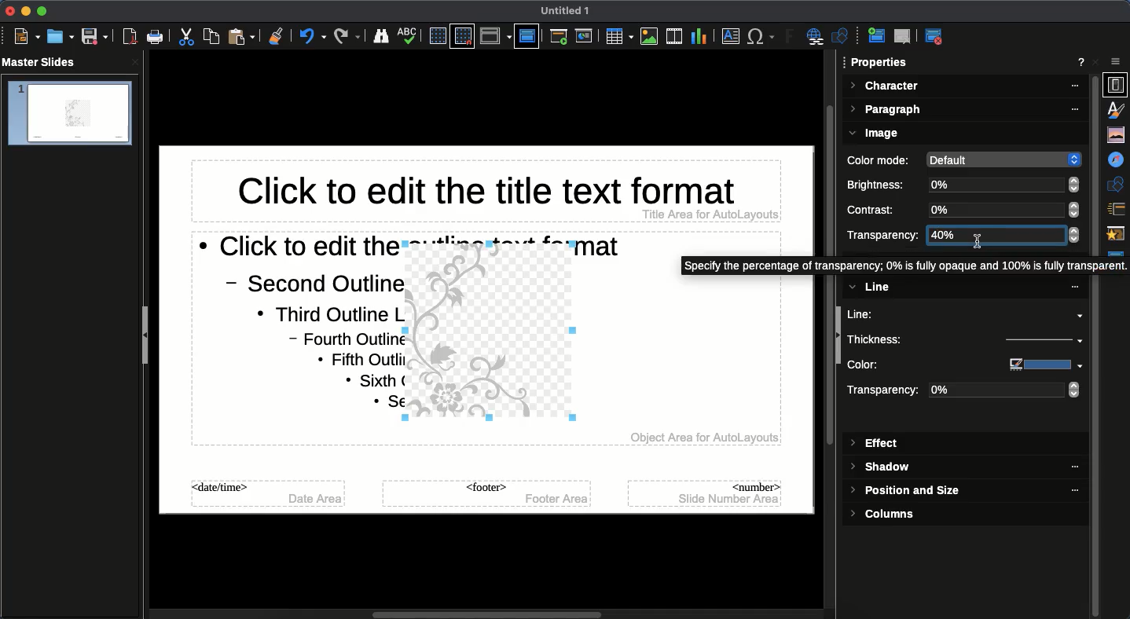 This screenshot has height=619, width=1130. What do you see at coordinates (59, 36) in the screenshot?
I see `Open` at bounding box center [59, 36].